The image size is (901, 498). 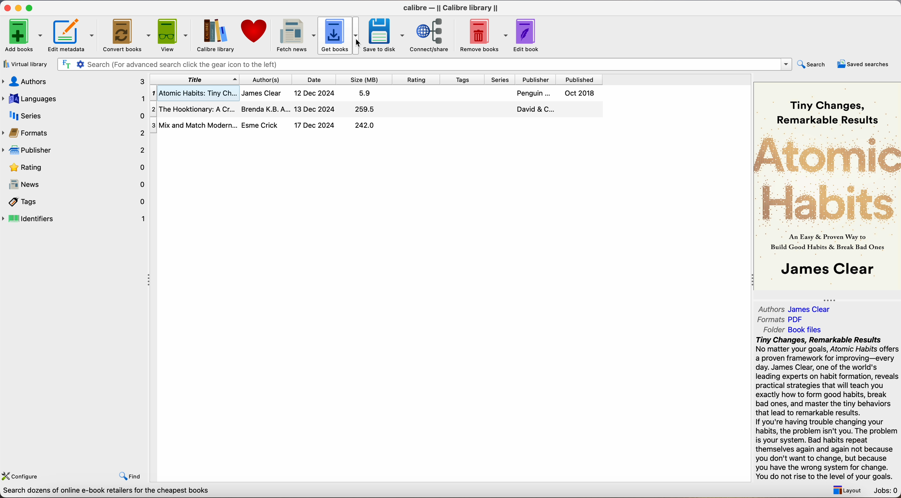 What do you see at coordinates (255, 31) in the screenshot?
I see `donate` at bounding box center [255, 31].